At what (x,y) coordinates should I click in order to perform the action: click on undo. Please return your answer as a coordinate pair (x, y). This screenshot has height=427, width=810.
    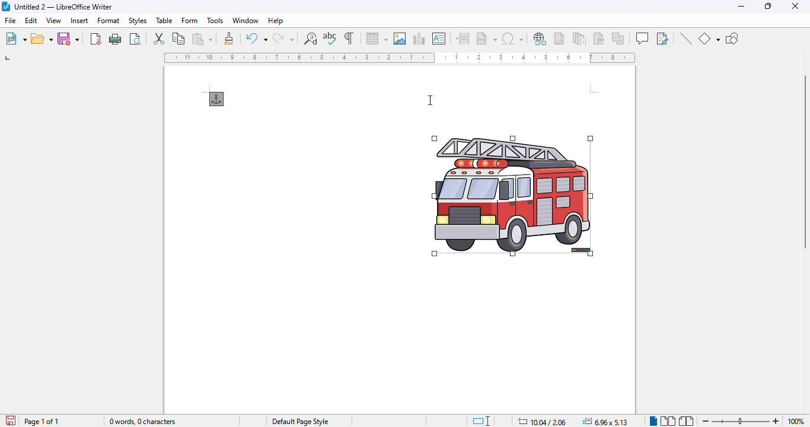
    Looking at the image, I should click on (257, 38).